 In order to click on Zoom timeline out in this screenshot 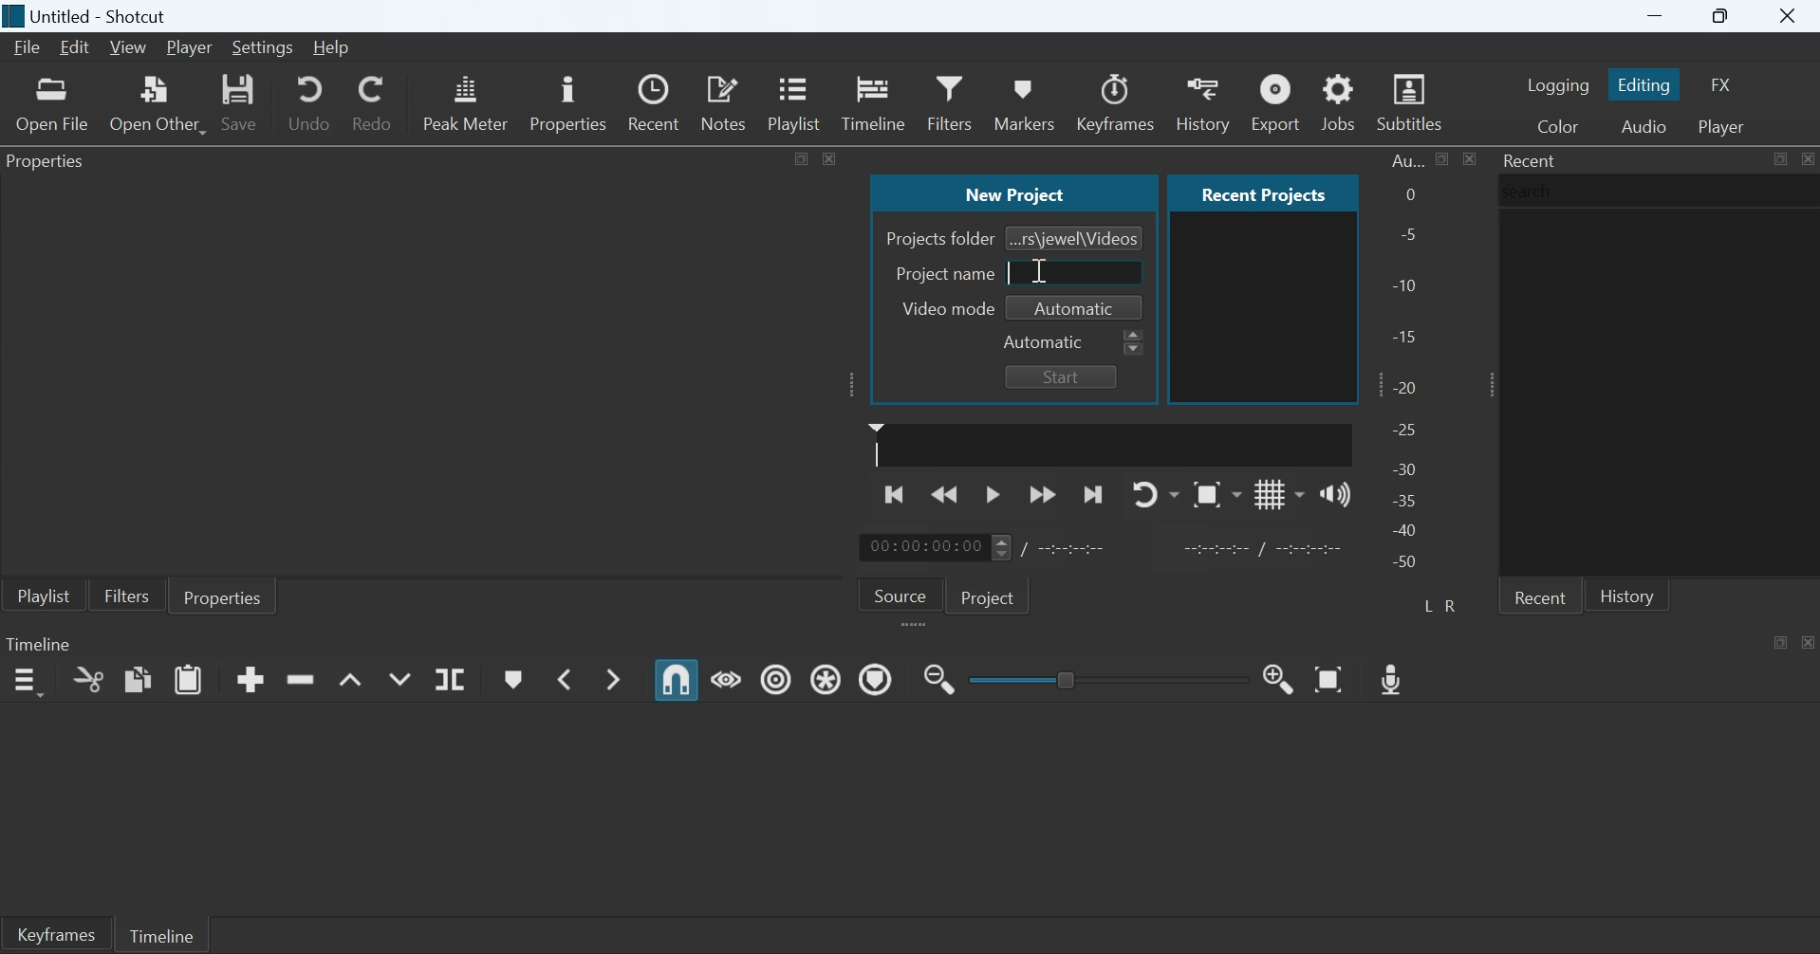, I will do `click(1279, 678)`.